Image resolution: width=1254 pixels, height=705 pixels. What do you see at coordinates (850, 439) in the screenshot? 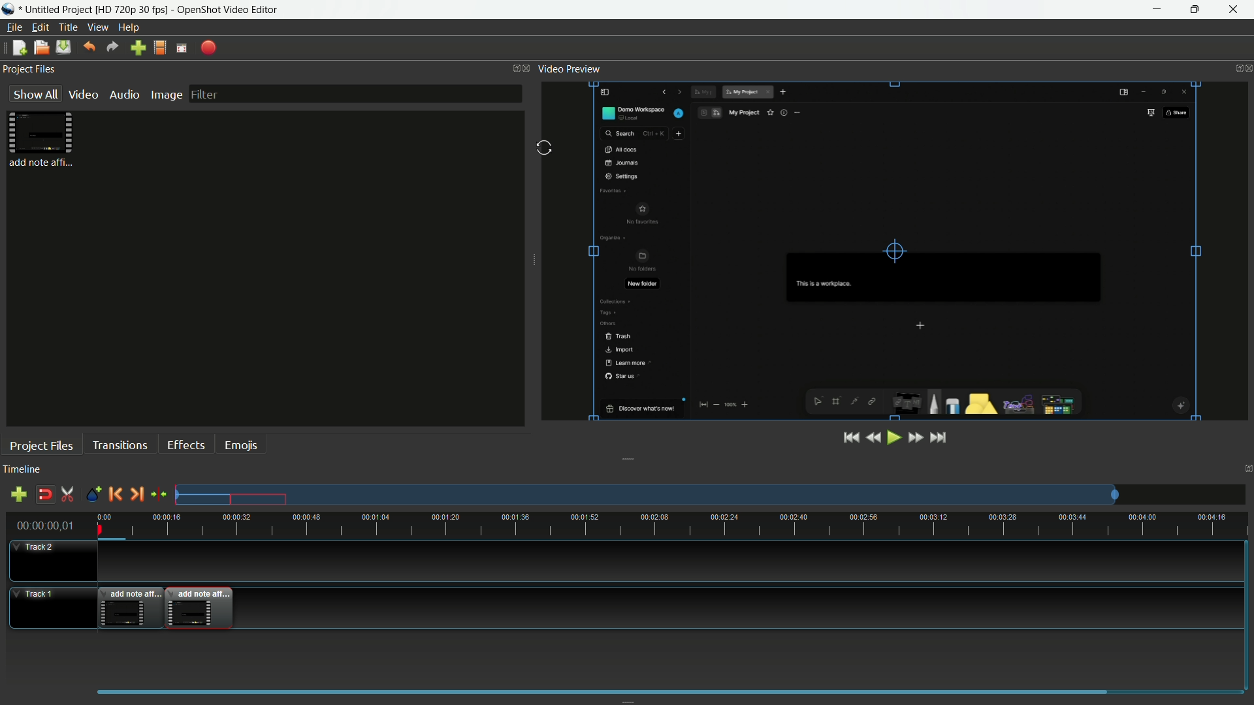
I see `jump to start` at bounding box center [850, 439].